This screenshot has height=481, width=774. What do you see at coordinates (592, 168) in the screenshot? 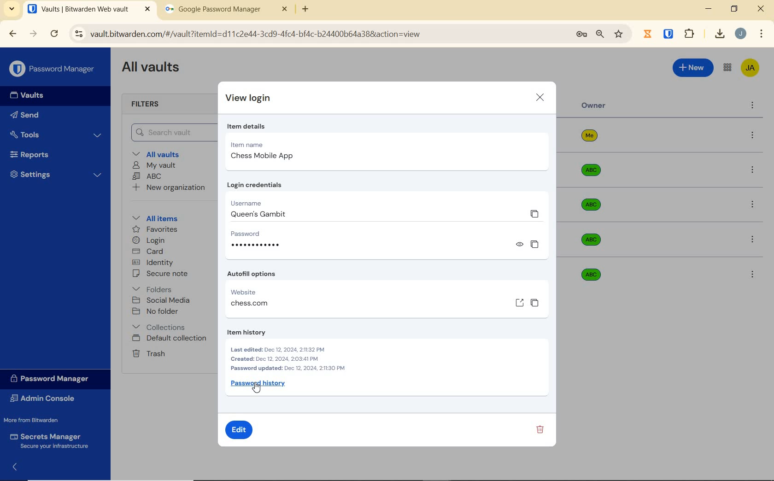
I see `abc` at bounding box center [592, 168].